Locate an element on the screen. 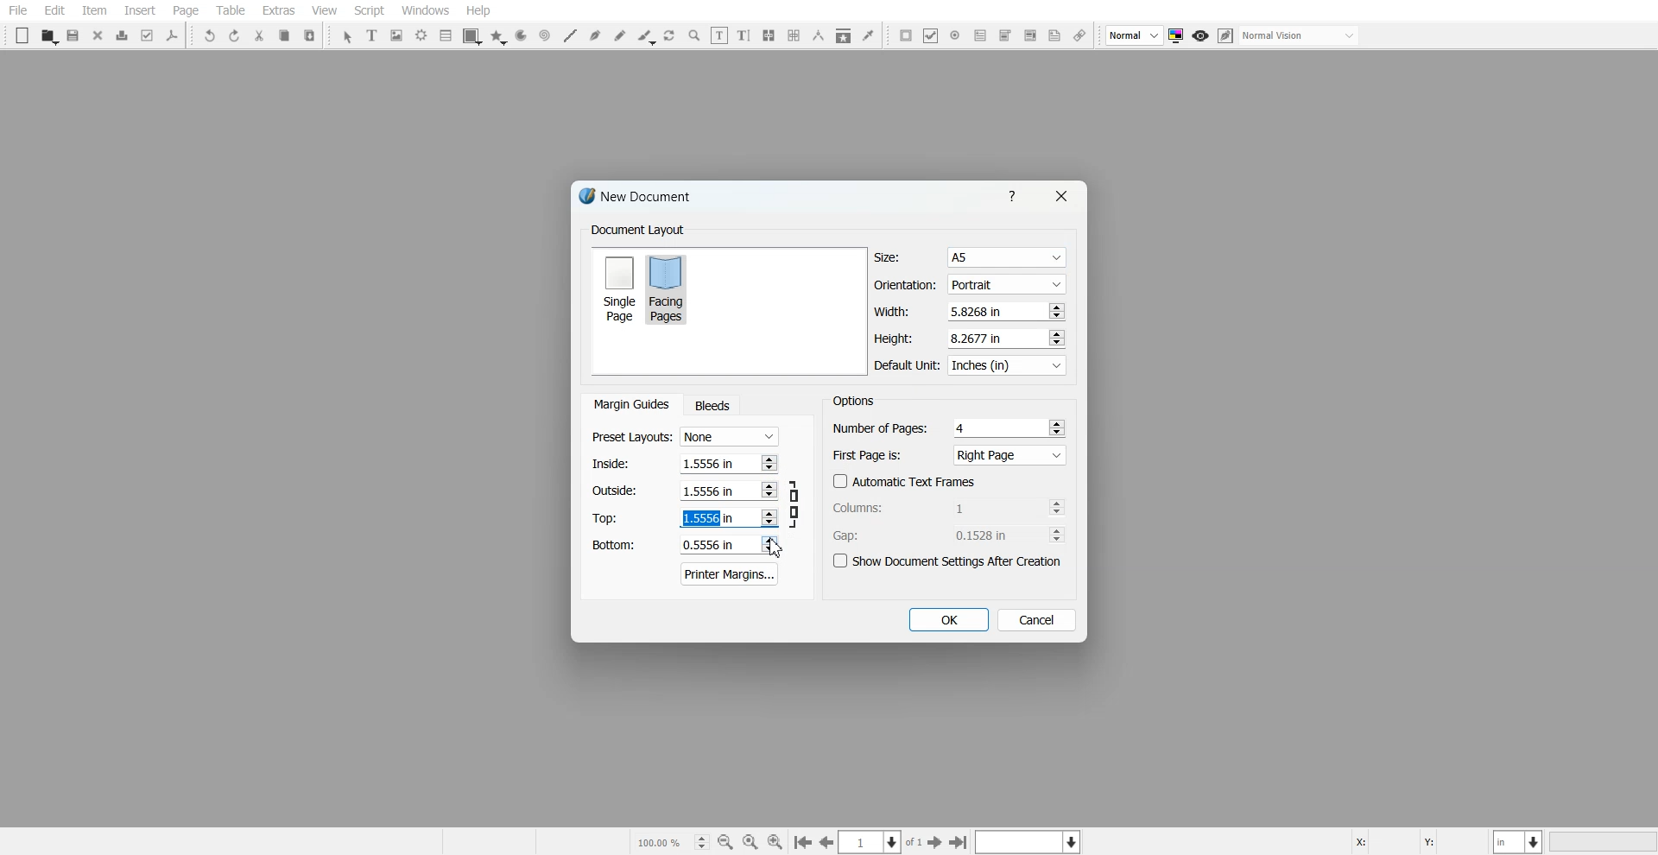 This screenshot has width=1658, height=855. File is located at coordinates (18, 10).